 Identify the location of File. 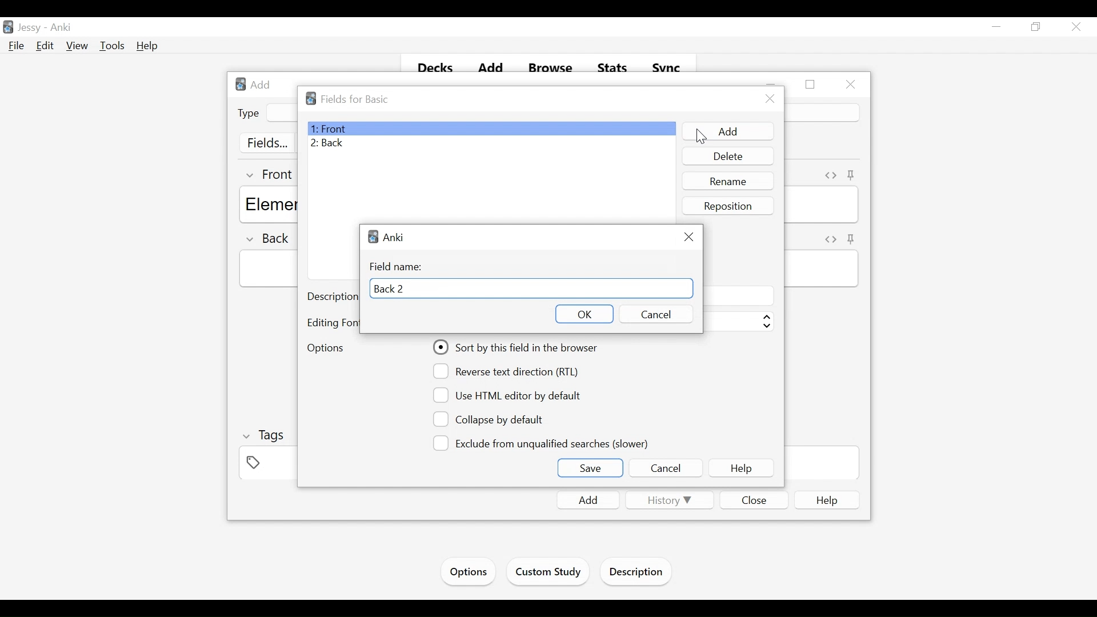
(17, 46).